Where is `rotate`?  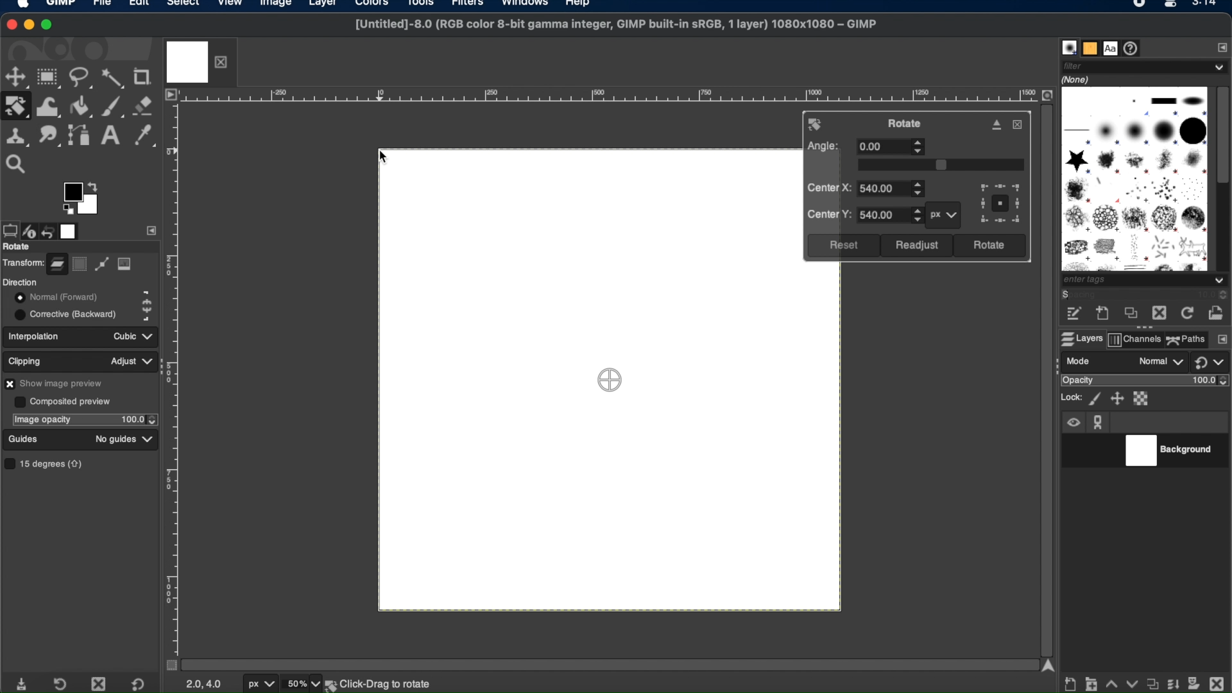 rotate is located at coordinates (989, 246).